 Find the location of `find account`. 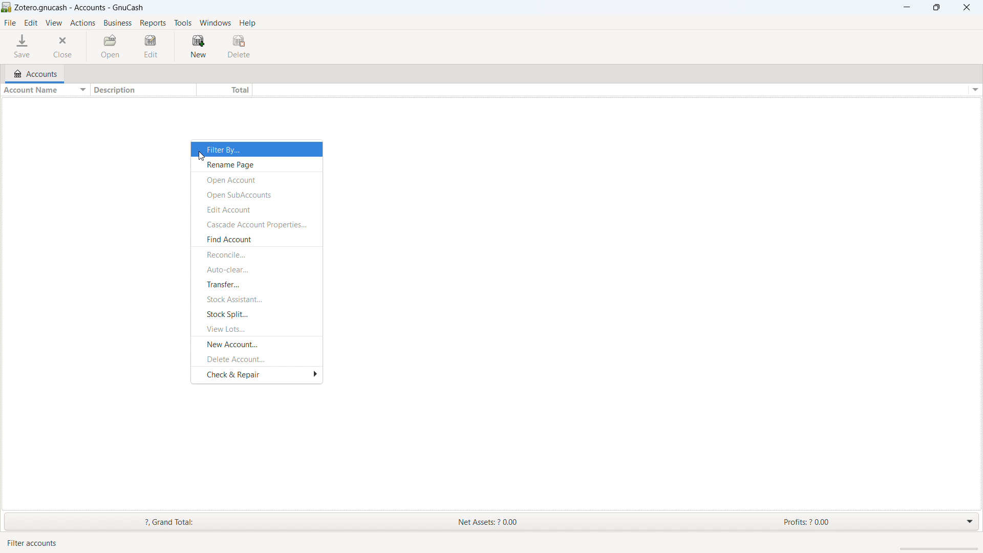

find account is located at coordinates (255, 240).